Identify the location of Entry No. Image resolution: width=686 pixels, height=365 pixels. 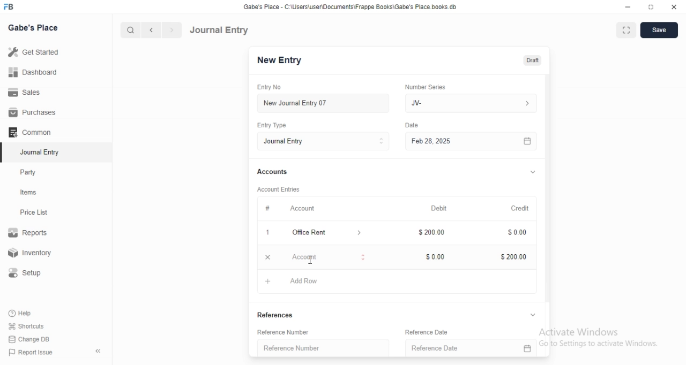
(271, 87).